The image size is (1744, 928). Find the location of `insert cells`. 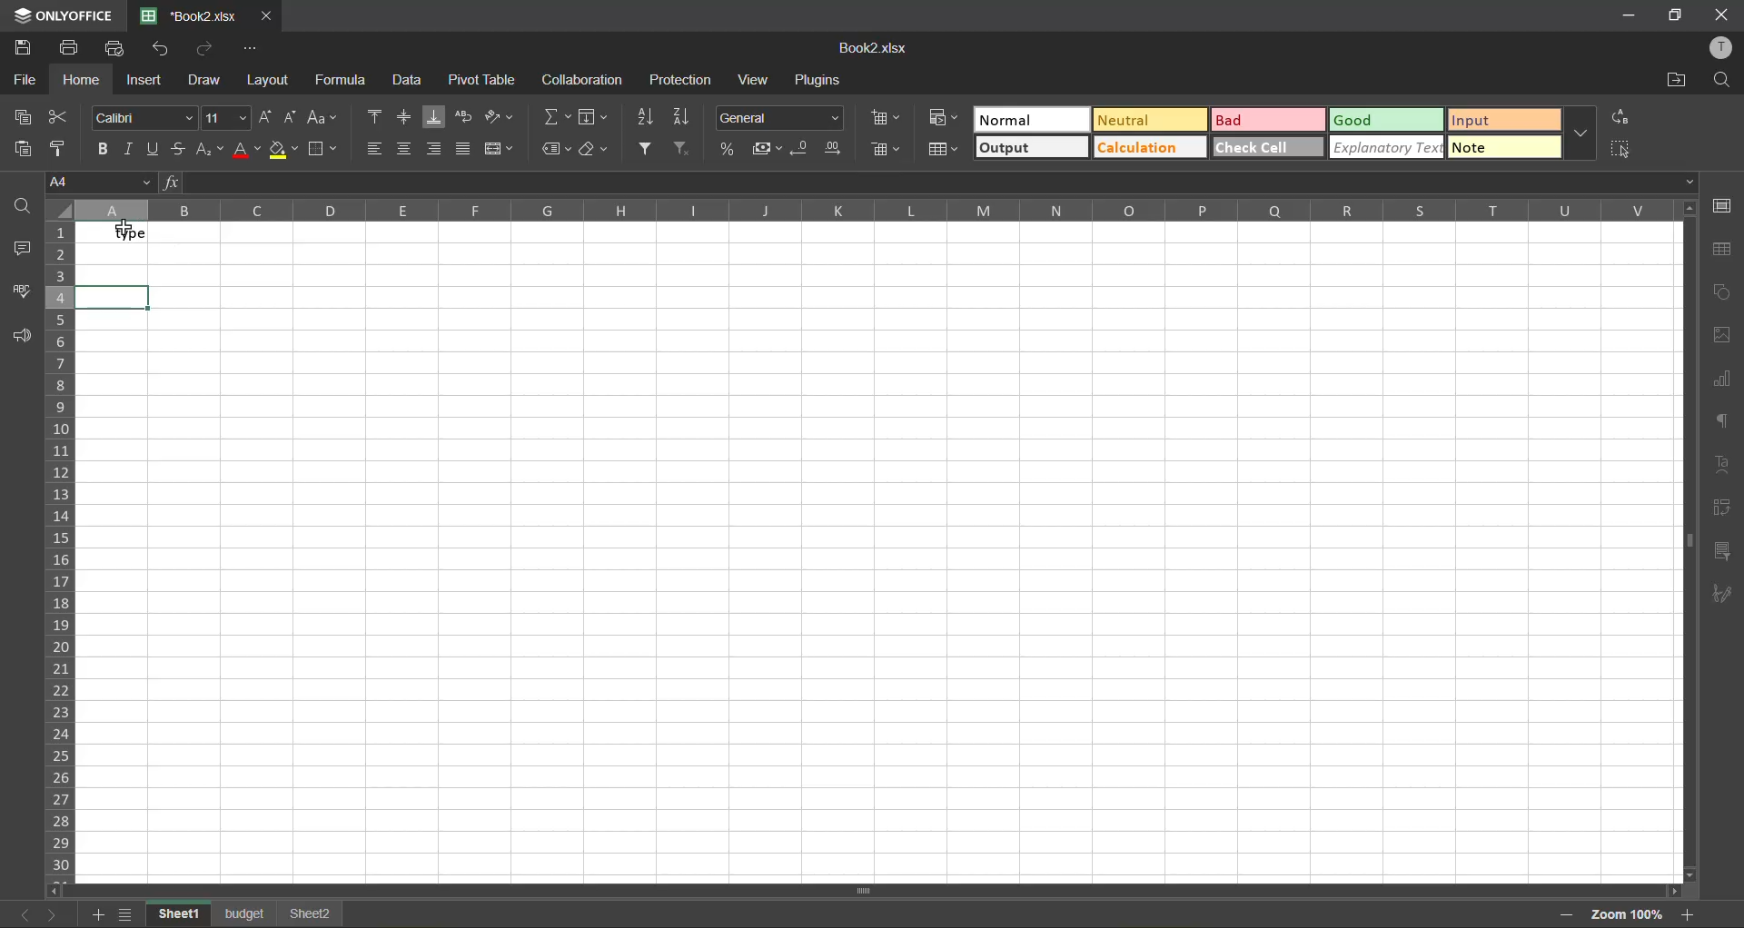

insert cells is located at coordinates (890, 118).